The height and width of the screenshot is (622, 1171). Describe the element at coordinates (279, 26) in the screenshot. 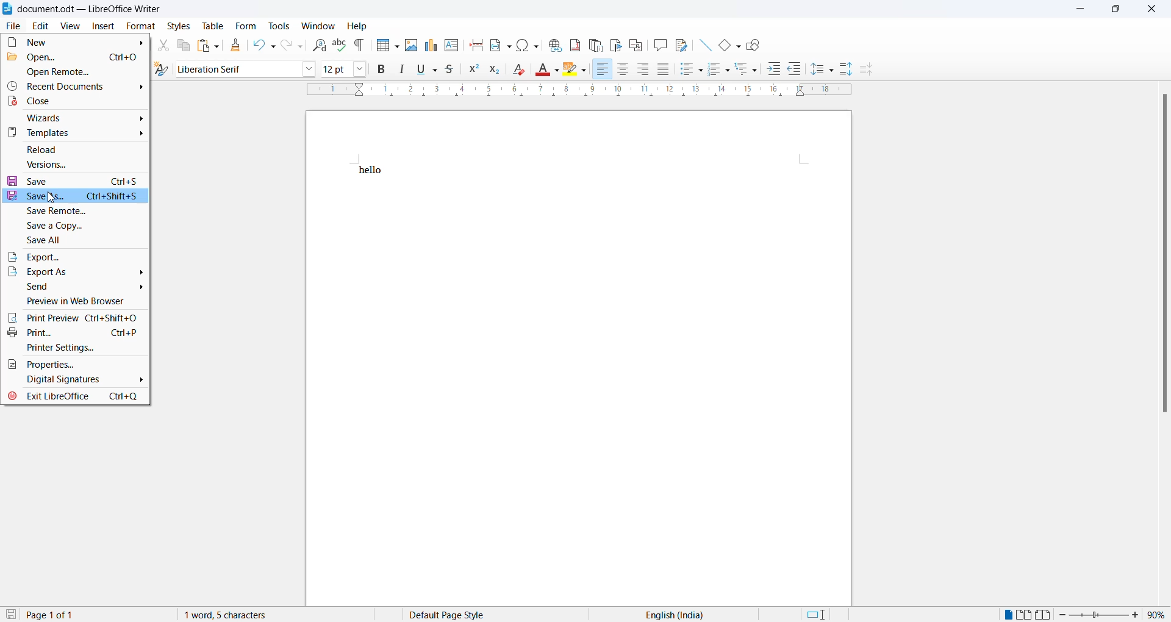

I see `Tools` at that location.